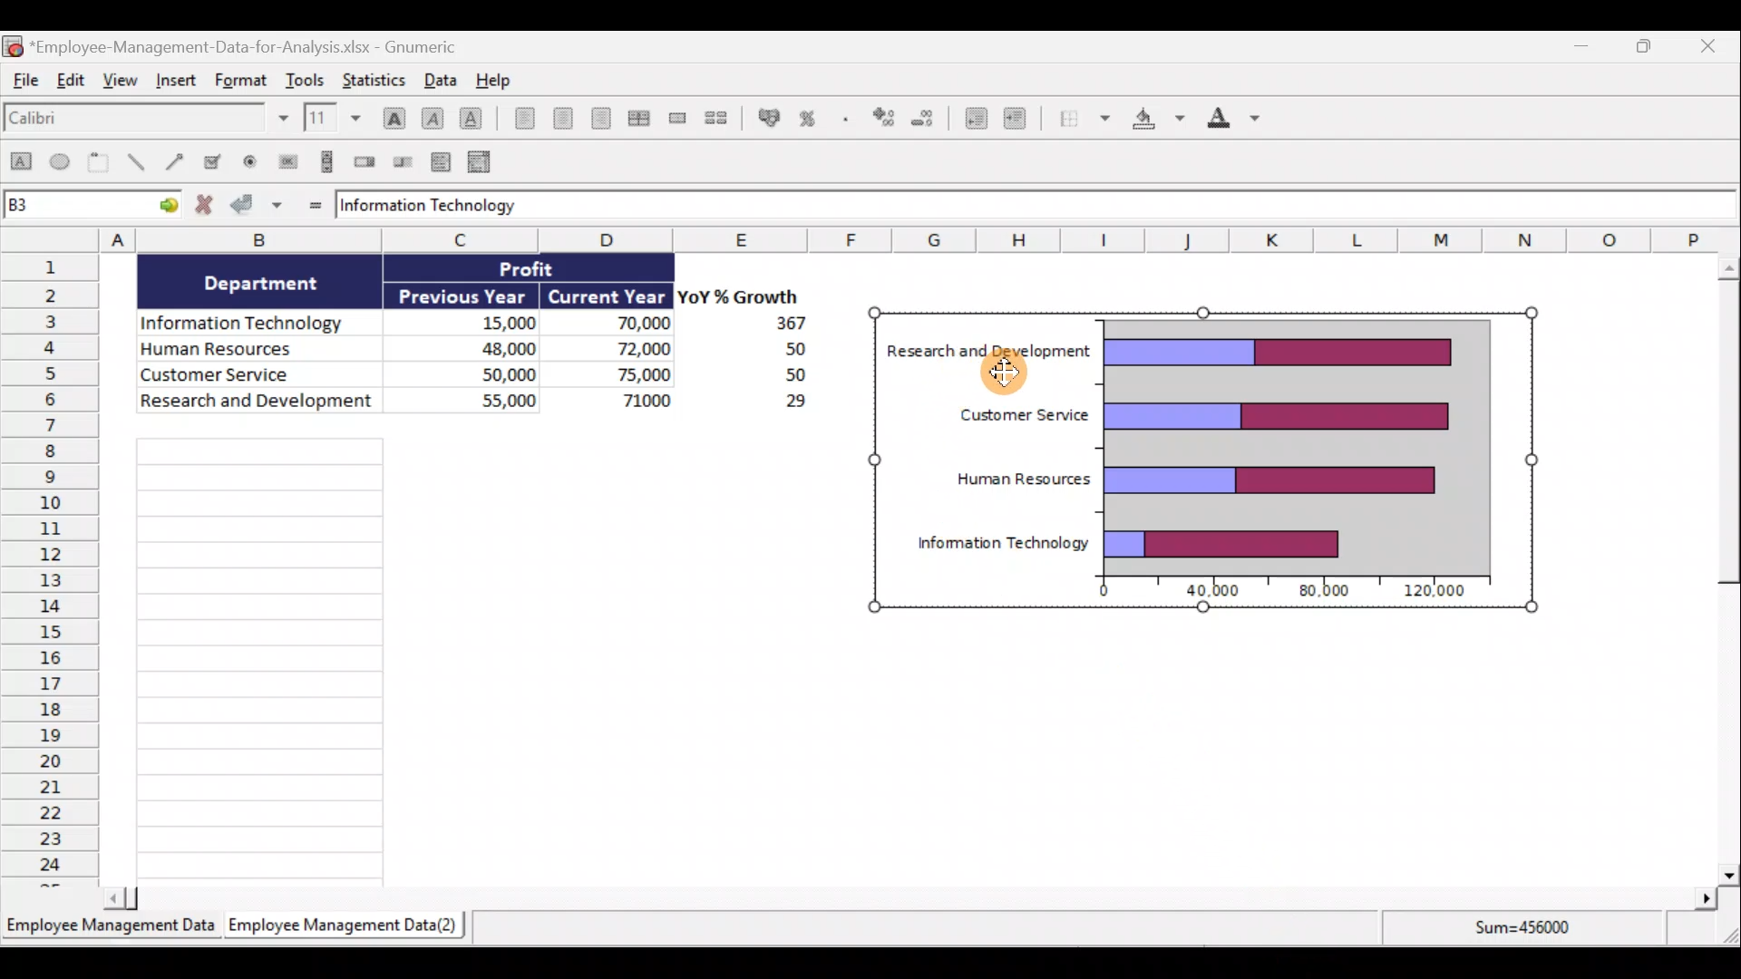 This screenshot has width=1741, height=979. What do you see at coordinates (1532, 932) in the screenshot?
I see `Sum` at bounding box center [1532, 932].